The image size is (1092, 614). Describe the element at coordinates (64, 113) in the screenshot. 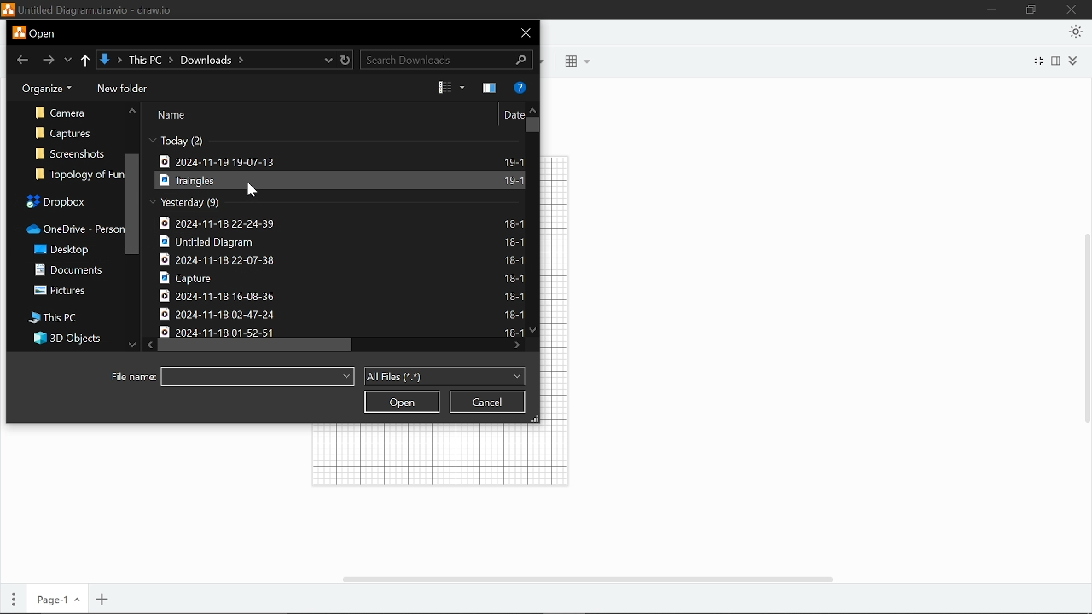

I see `Camera` at that location.